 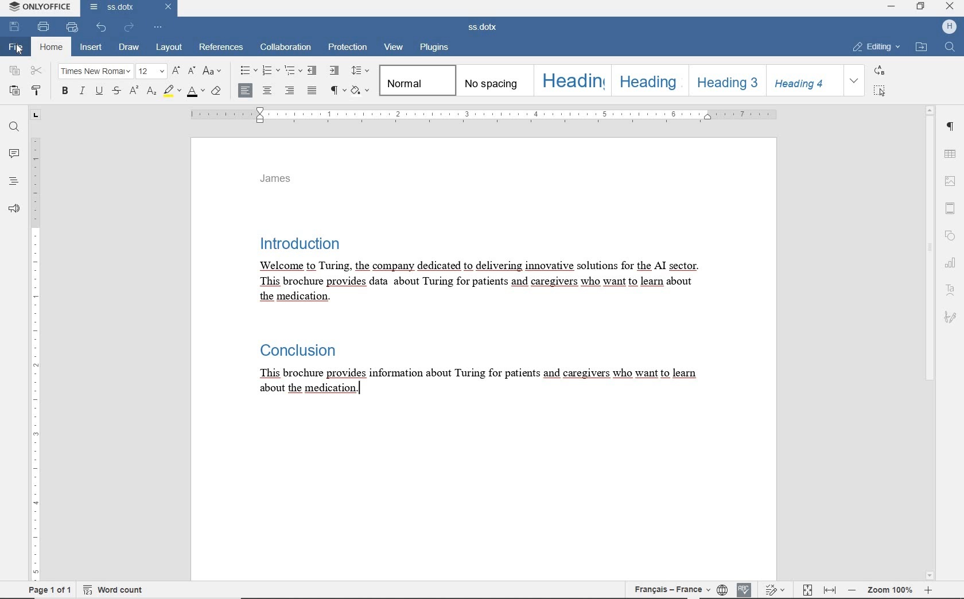 I want to click on REPLACE, so click(x=879, y=69).